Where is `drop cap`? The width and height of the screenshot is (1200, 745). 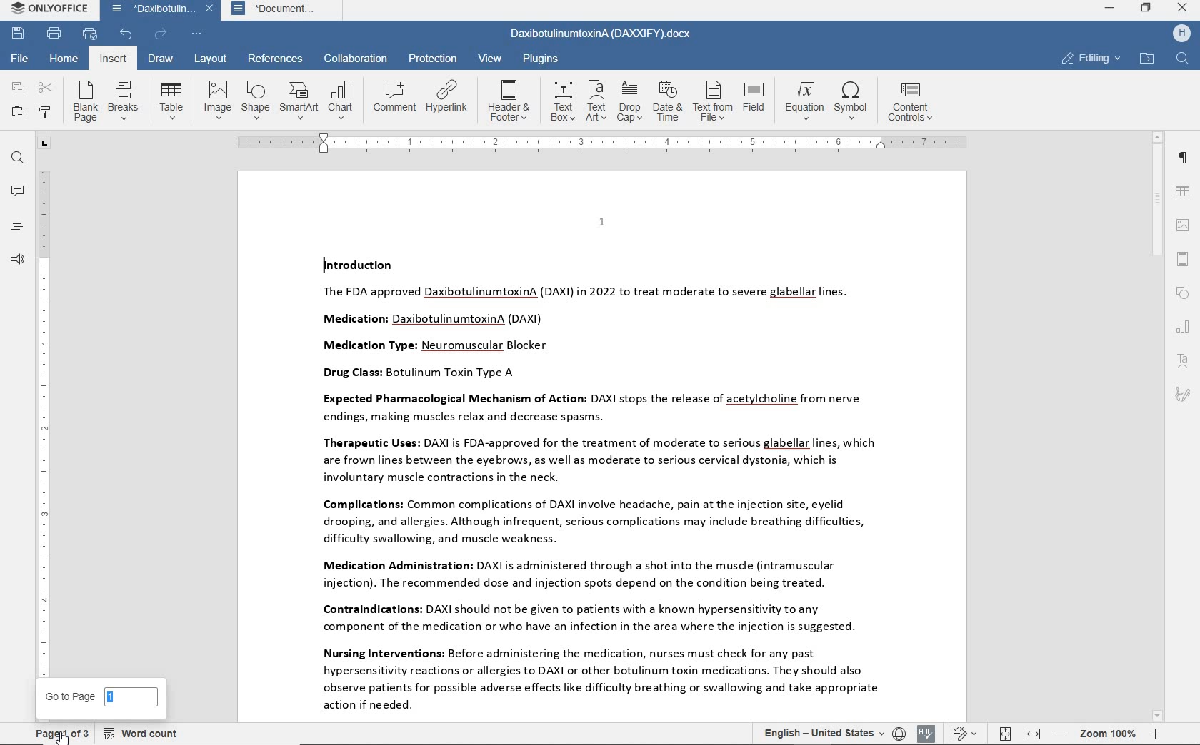 drop cap is located at coordinates (630, 100).